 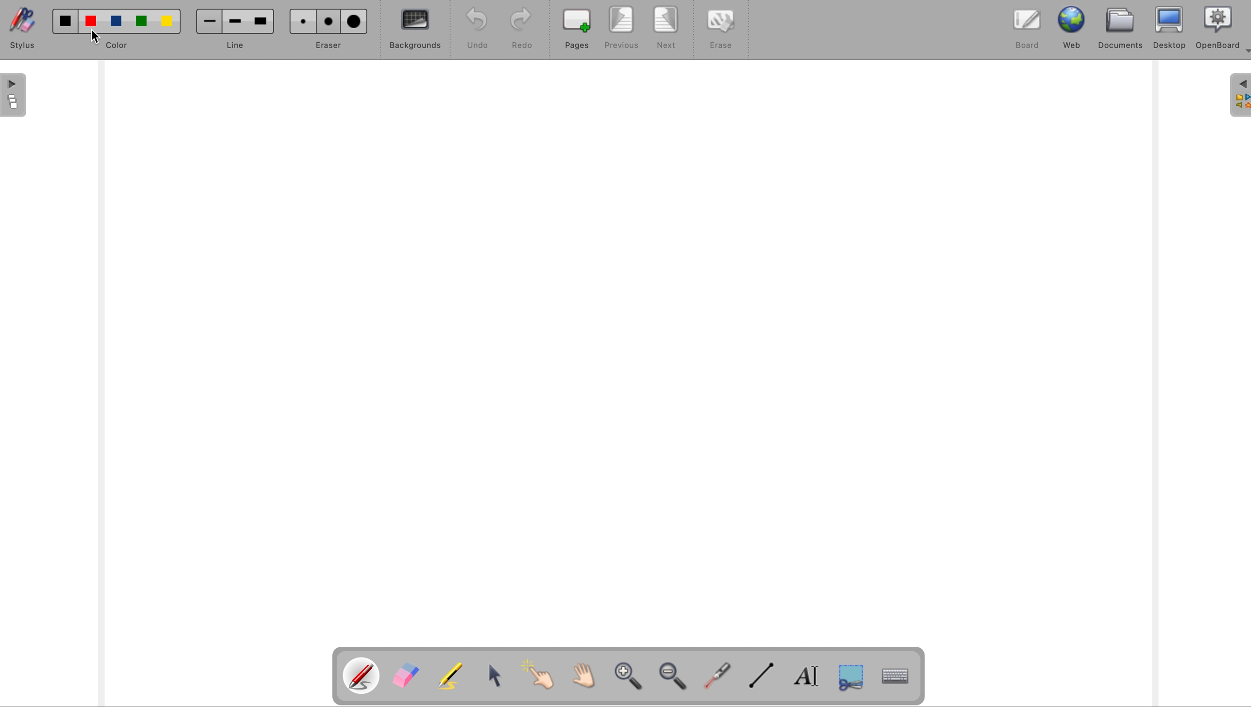 I want to click on undo, so click(x=478, y=28).